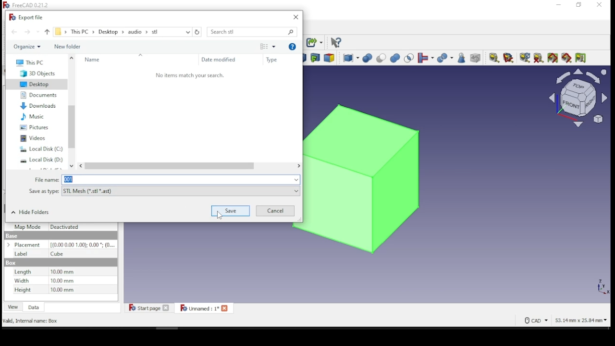 The width and height of the screenshot is (615, 346). Describe the element at coordinates (508, 58) in the screenshot. I see `measure angular` at that location.